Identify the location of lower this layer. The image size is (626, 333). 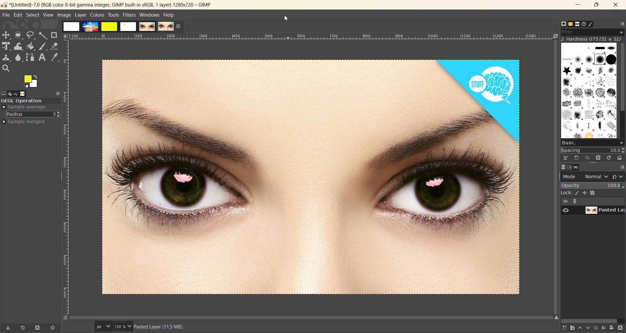
(587, 329).